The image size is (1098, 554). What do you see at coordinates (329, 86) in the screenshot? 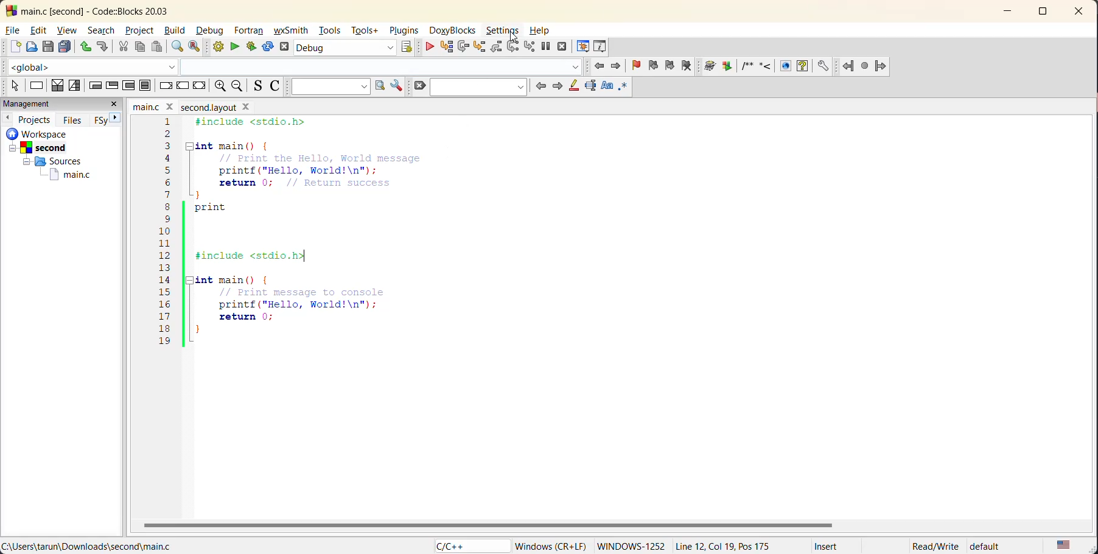
I see `text to search` at bounding box center [329, 86].